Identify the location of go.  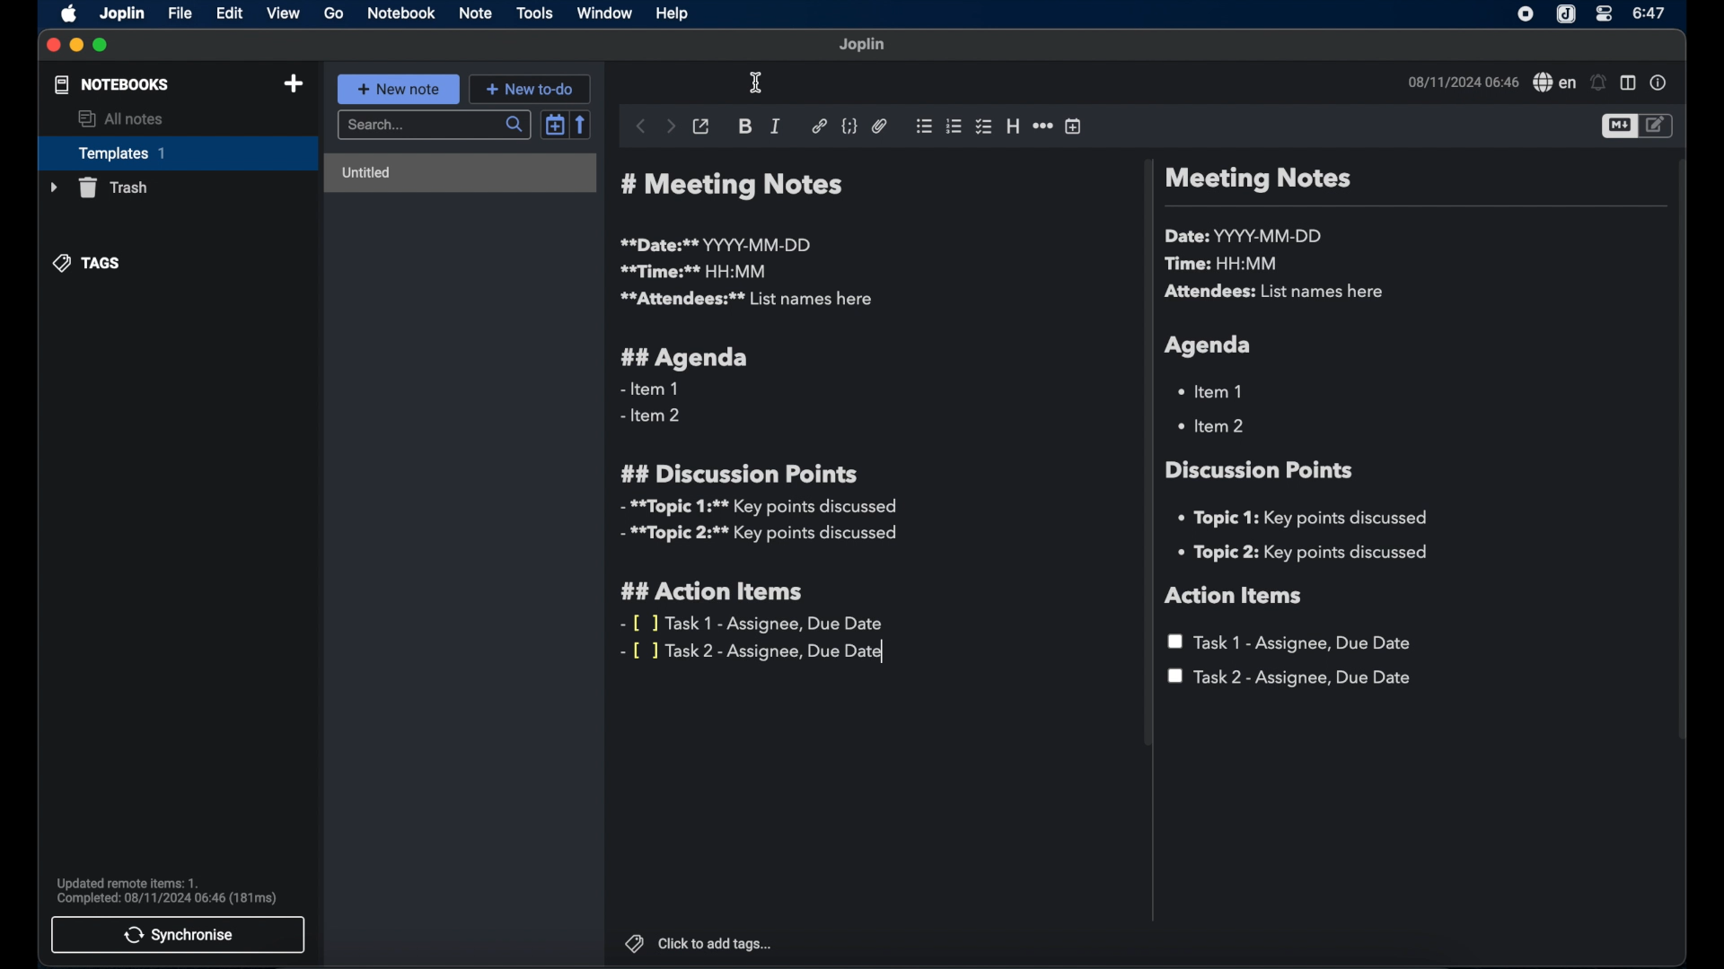
(334, 13).